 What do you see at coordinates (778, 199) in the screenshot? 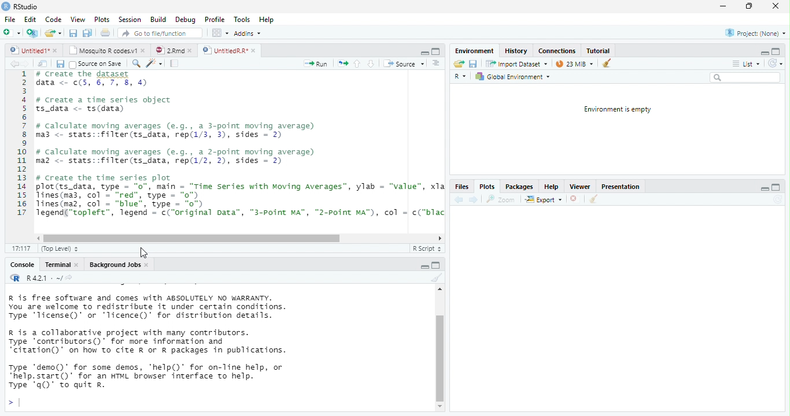
I see `Refresh` at bounding box center [778, 199].